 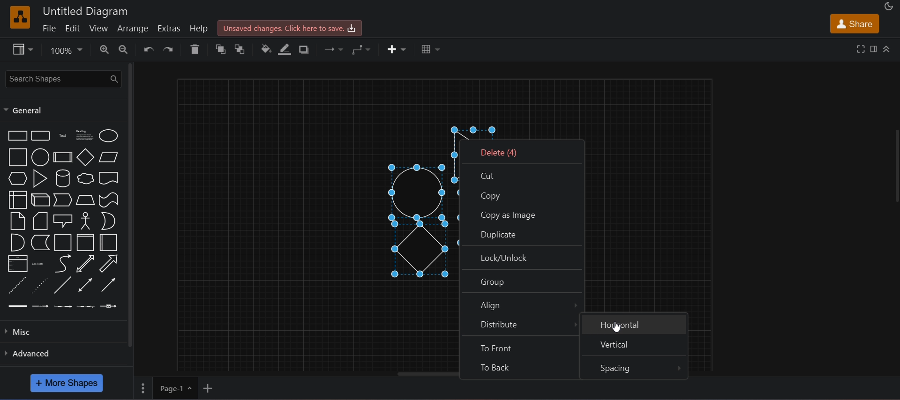 I want to click on logo, so click(x=20, y=17).